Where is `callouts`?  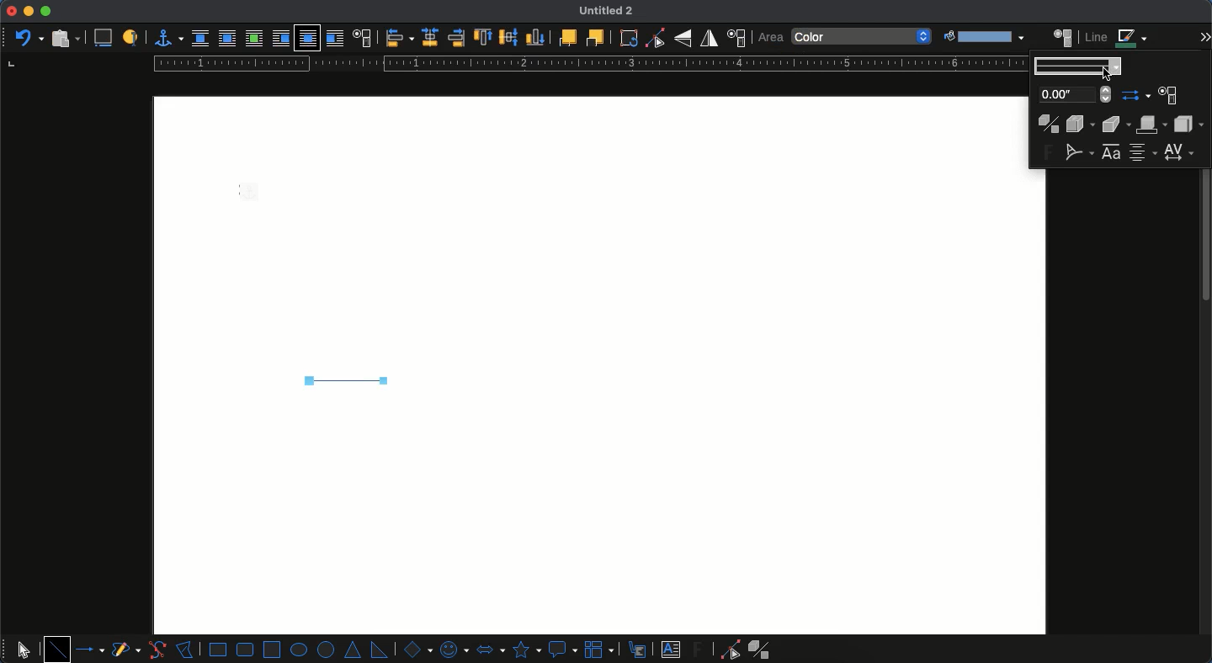
callouts is located at coordinates (639, 649).